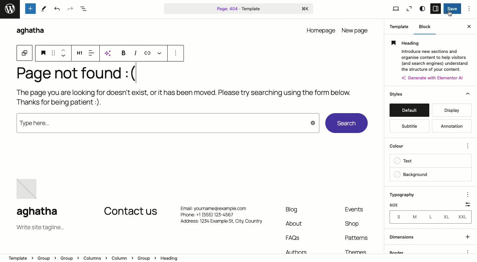 The image size is (477, 262). What do you see at coordinates (471, 9) in the screenshot?
I see `Options` at bounding box center [471, 9].